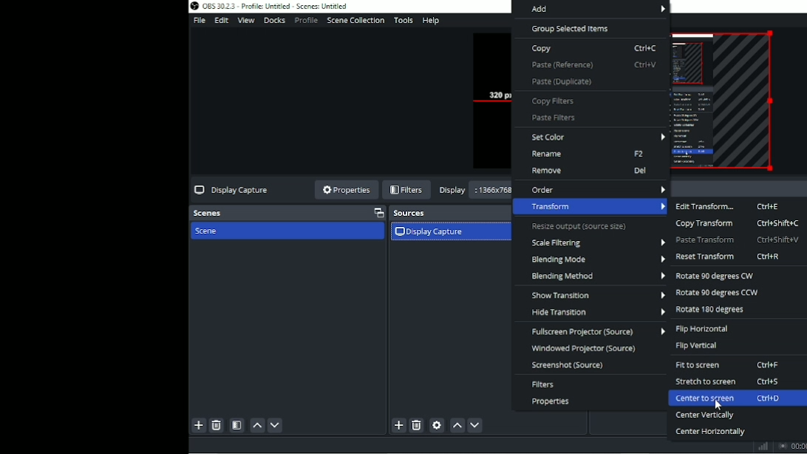 This screenshot has height=454, width=807. I want to click on Center vertically, so click(706, 416).